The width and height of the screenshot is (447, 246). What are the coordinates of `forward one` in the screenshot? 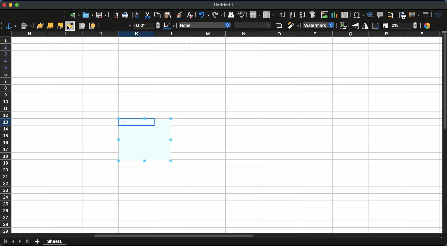 It's located at (51, 25).